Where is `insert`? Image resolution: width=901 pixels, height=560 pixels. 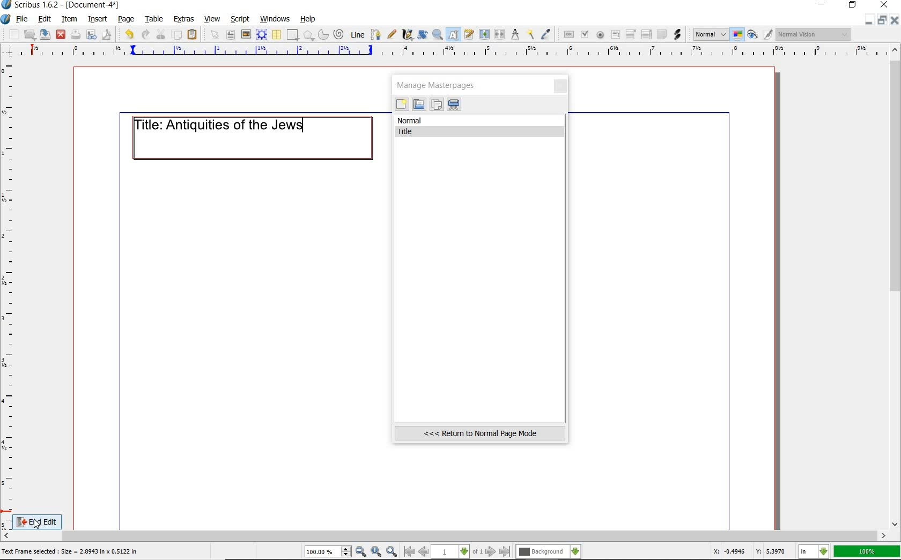
insert is located at coordinates (97, 19).